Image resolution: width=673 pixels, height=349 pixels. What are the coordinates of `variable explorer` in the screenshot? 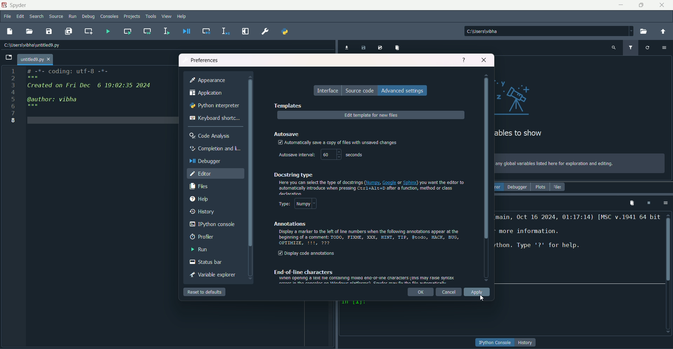 It's located at (212, 275).